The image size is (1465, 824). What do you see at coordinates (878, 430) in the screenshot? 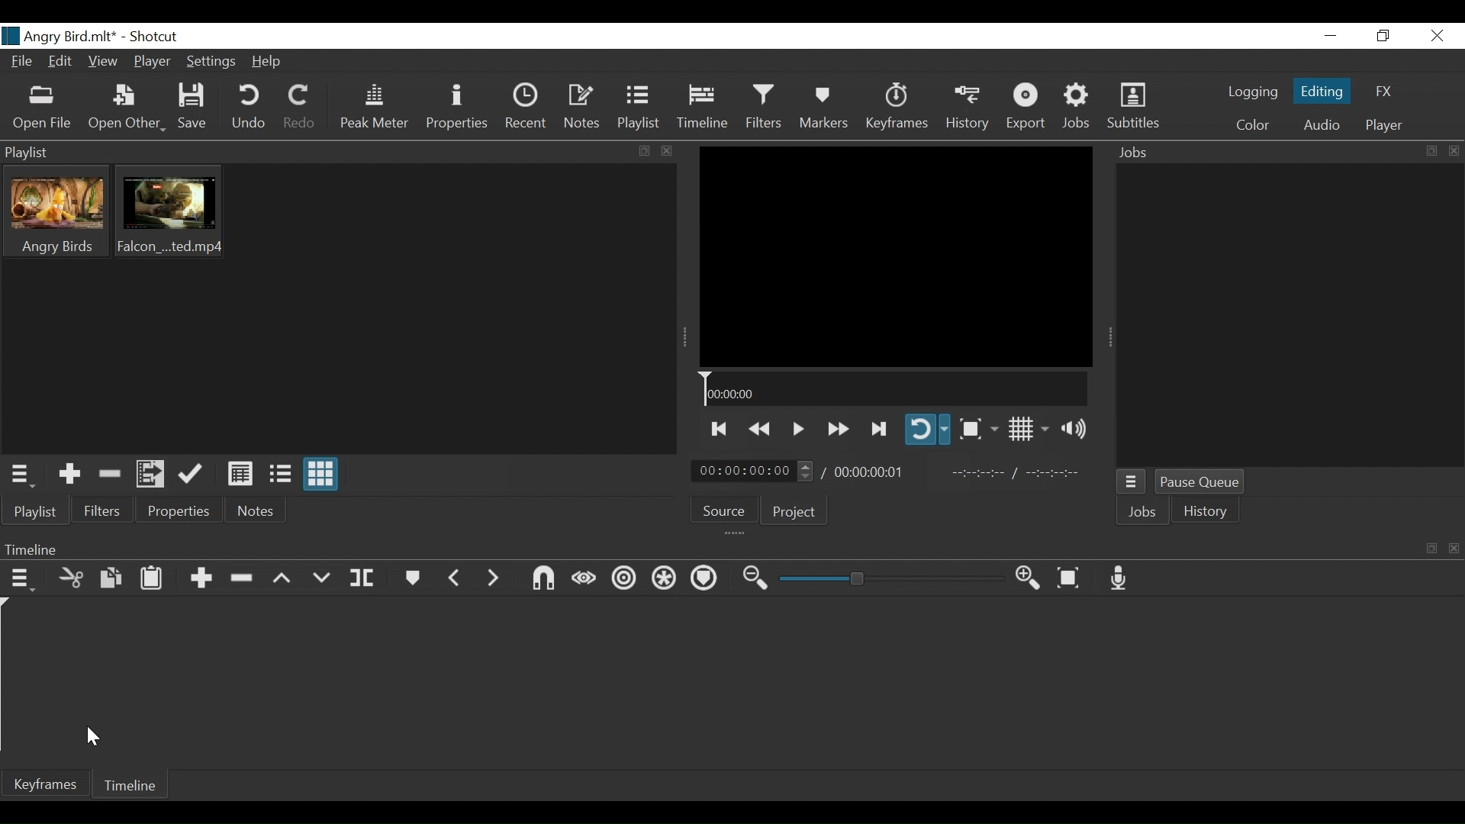
I see `Skip to the next point` at bounding box center [878, 430].